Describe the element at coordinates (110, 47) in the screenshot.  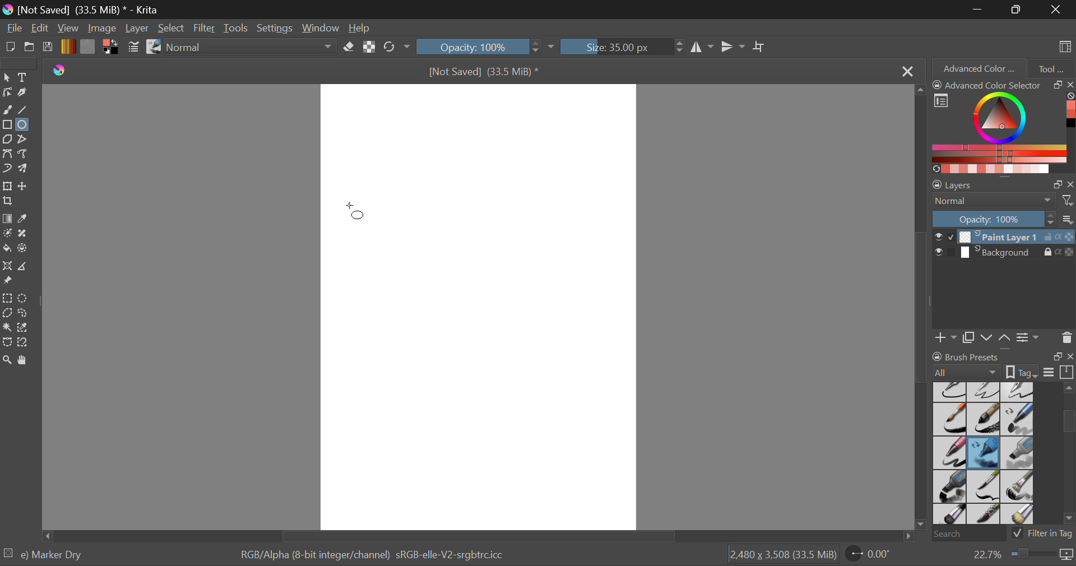
I see `Colors in Use` at that location.